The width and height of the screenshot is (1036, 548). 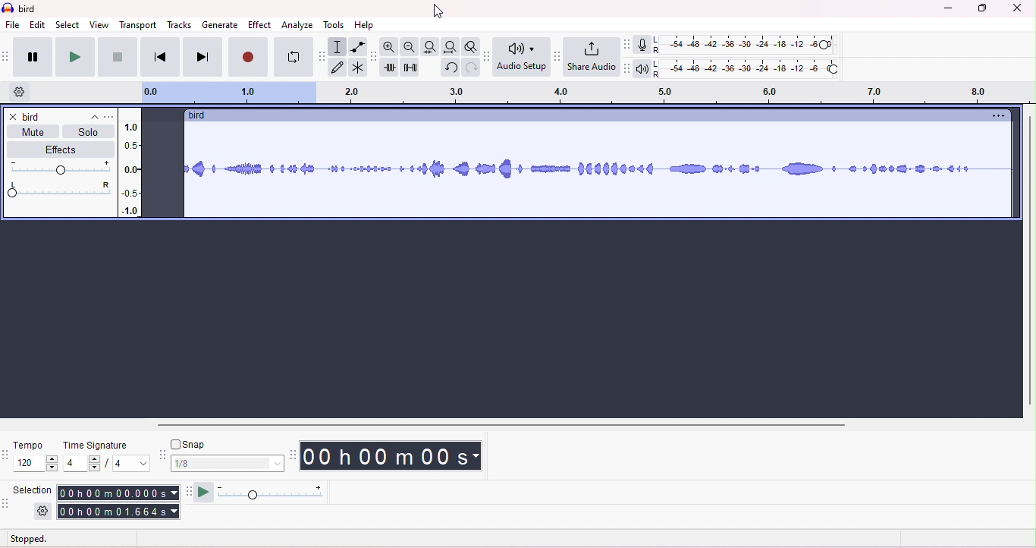 What do you see at coordinates (7, 455) in the screenshot?
I see `tempo tool bar` at bounding box center [7, 455].